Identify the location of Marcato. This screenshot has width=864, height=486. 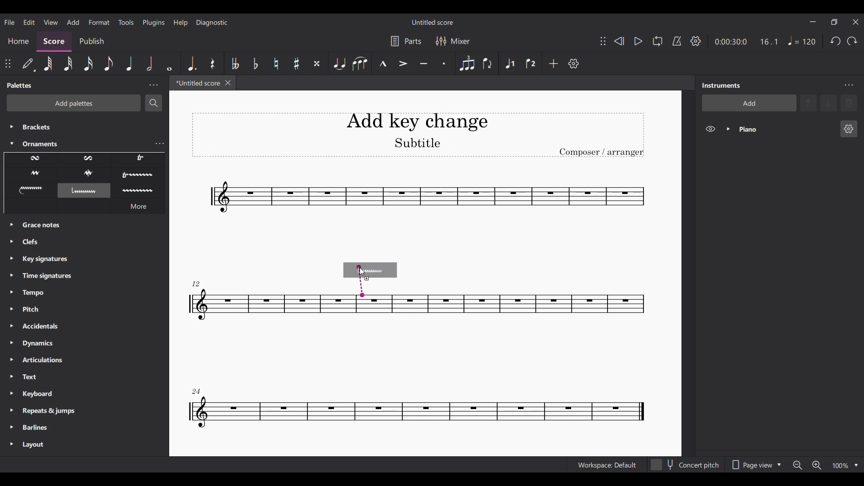
(382, 63).